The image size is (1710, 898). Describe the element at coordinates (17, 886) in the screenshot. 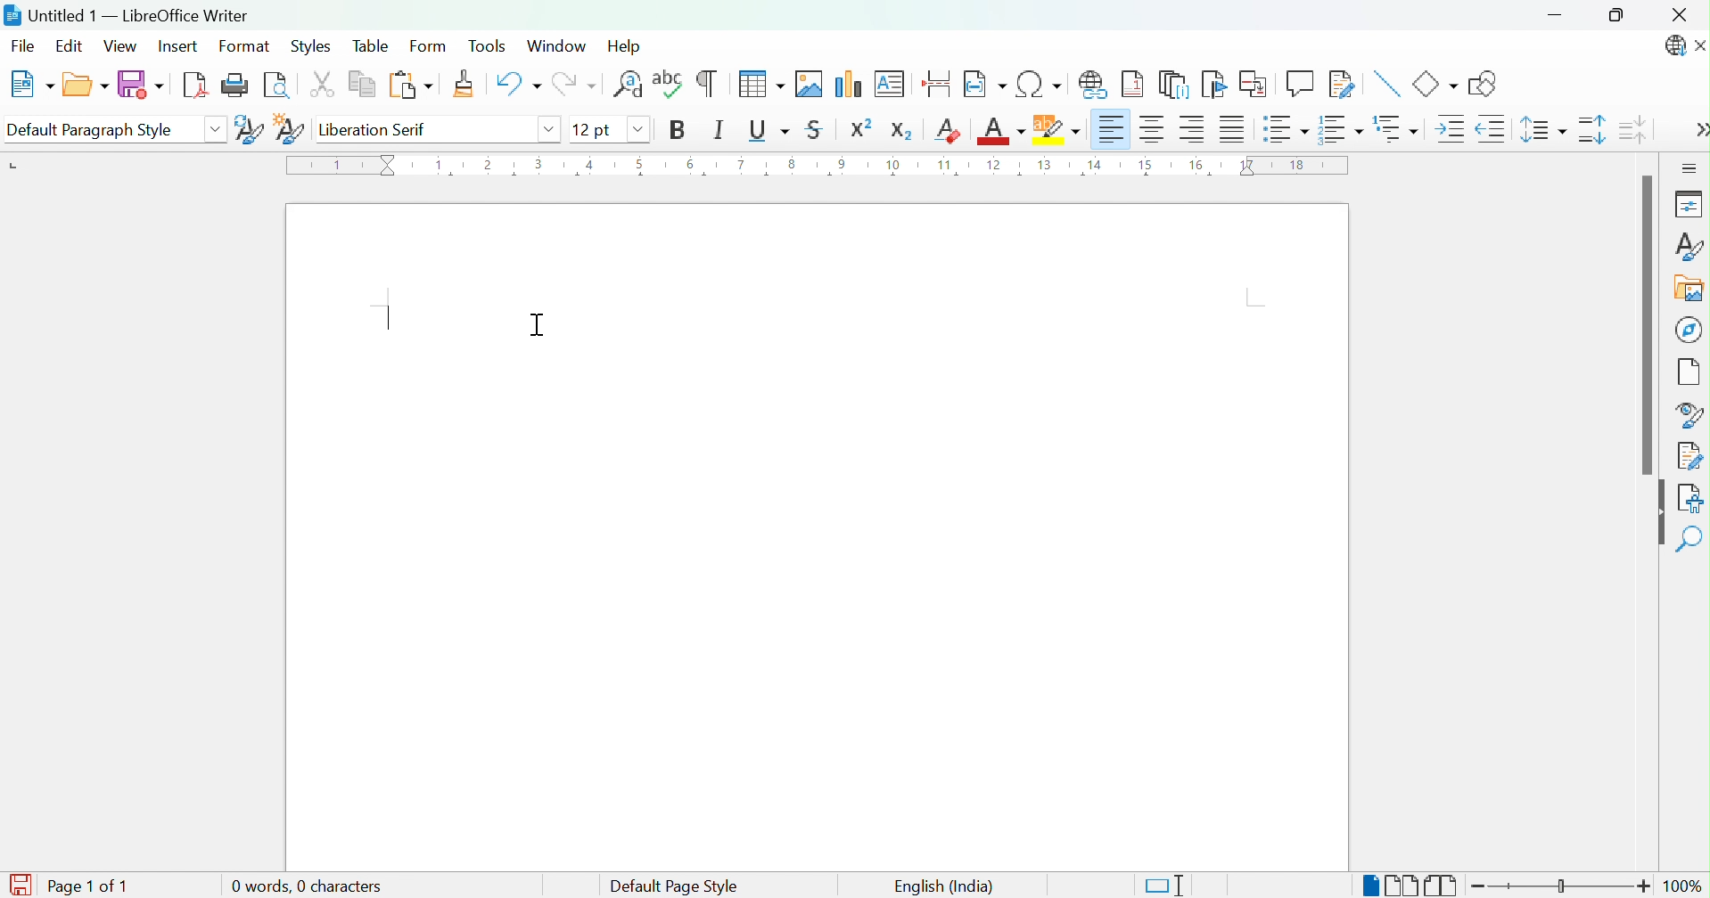

I see `The document is modified. Click to save the document.` at that location.